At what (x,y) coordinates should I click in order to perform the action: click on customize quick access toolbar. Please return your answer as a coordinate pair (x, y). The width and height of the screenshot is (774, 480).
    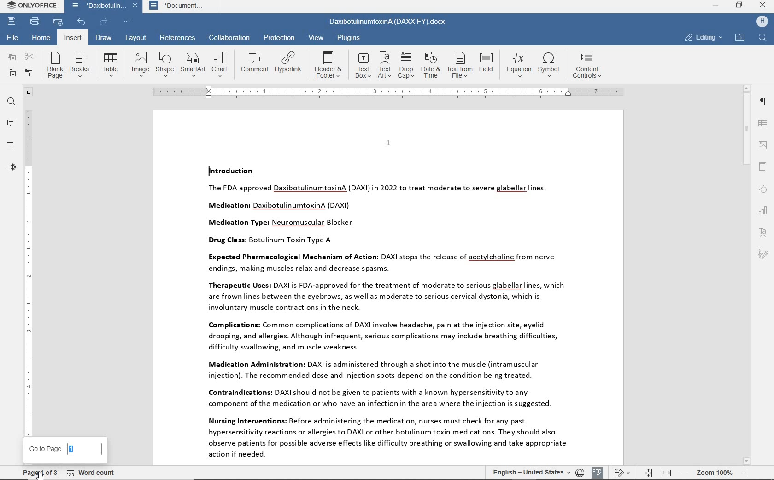
    Looking at the image, I should click on (127, 22).